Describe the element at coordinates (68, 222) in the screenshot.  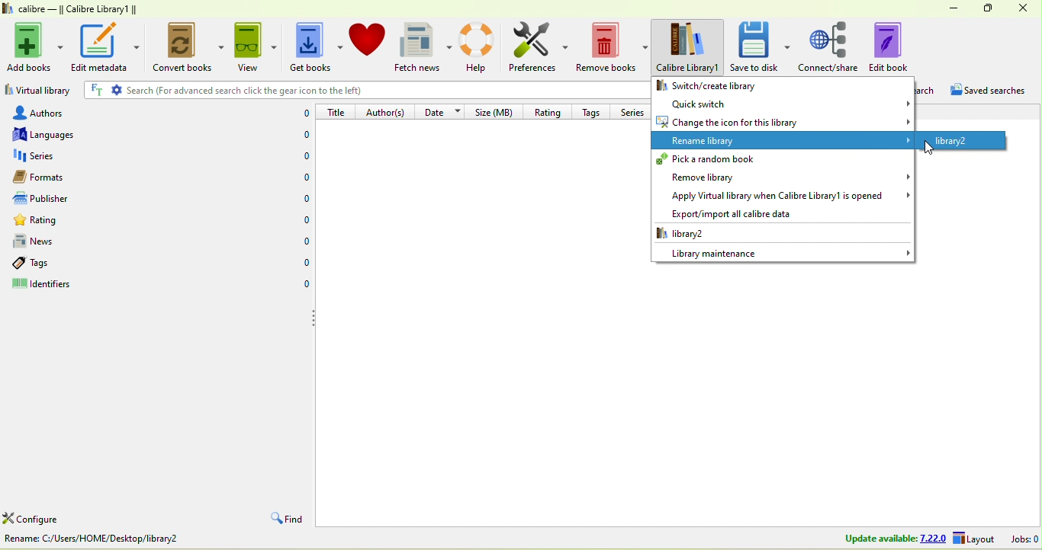
I see `rating` at that location.